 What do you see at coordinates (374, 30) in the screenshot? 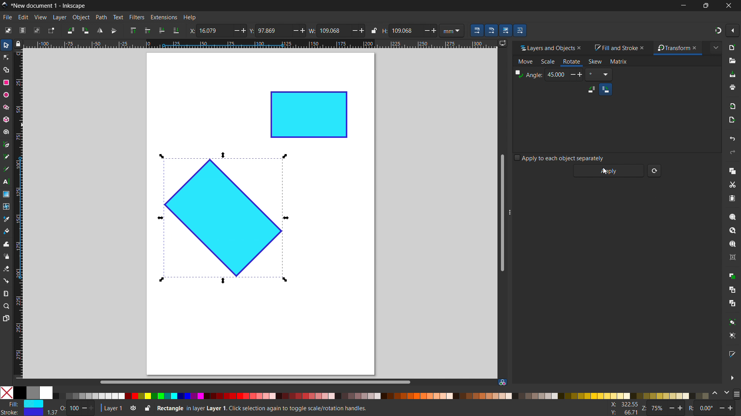
I see `when  locked change height and width proportionally ` at bounding box center [374, 30].